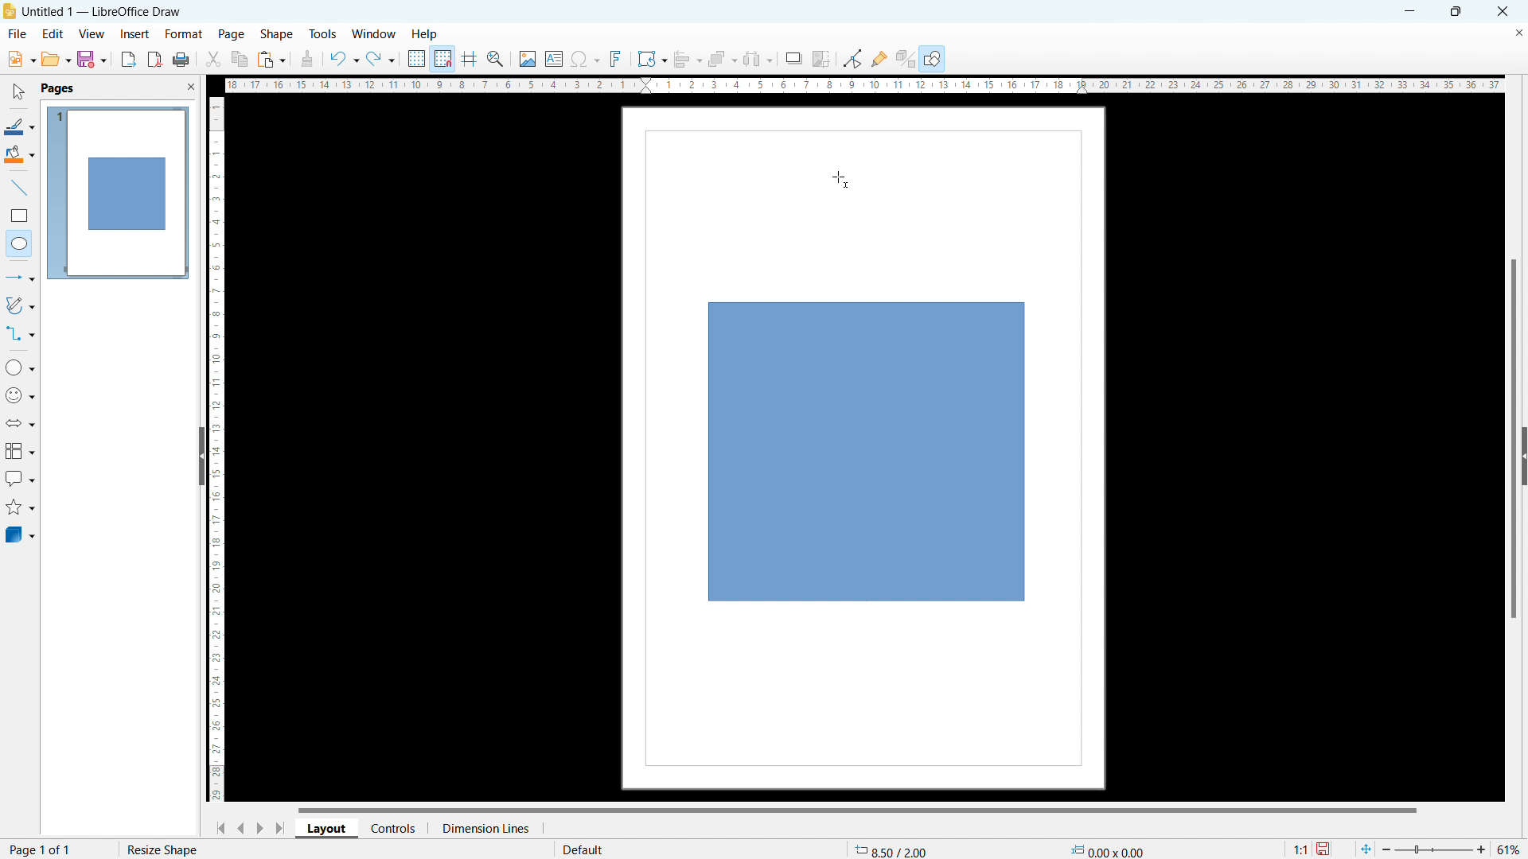  I want to click on paste, so click(272, 59).